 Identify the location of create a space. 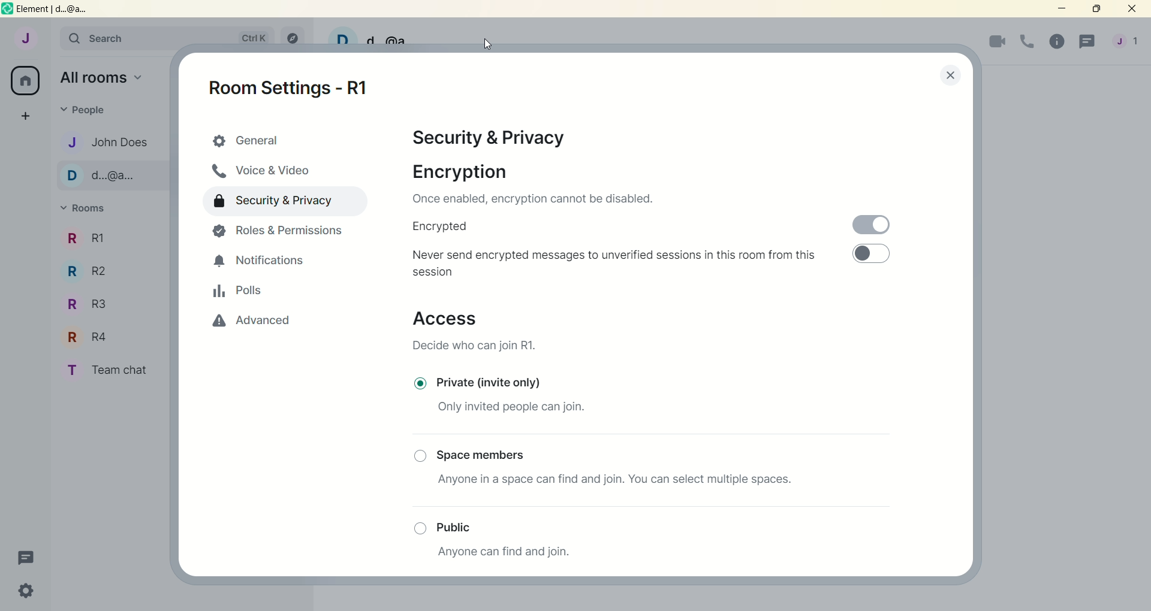
(26, 117).